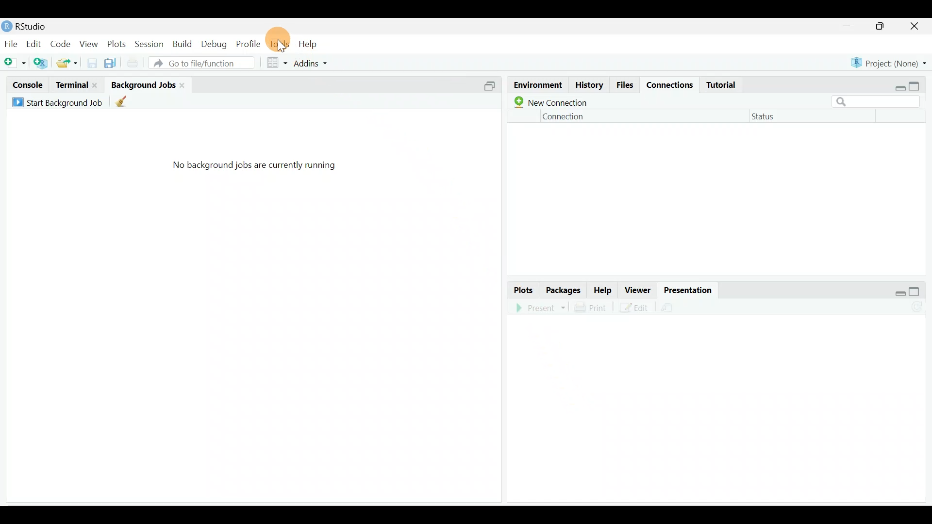 This screenshot has width=932, height=524. What do you see at coordinates (562, 116) in the screenshot?
I see `Connection` at bounding box center [562, 116].